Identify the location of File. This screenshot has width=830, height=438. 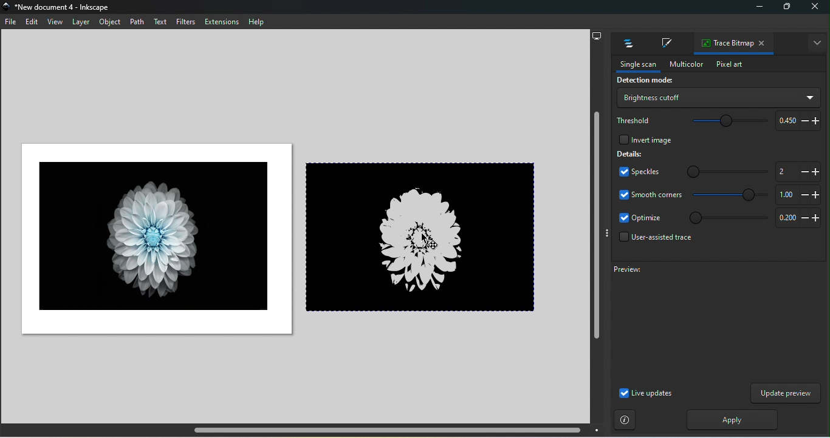
(12, 24).